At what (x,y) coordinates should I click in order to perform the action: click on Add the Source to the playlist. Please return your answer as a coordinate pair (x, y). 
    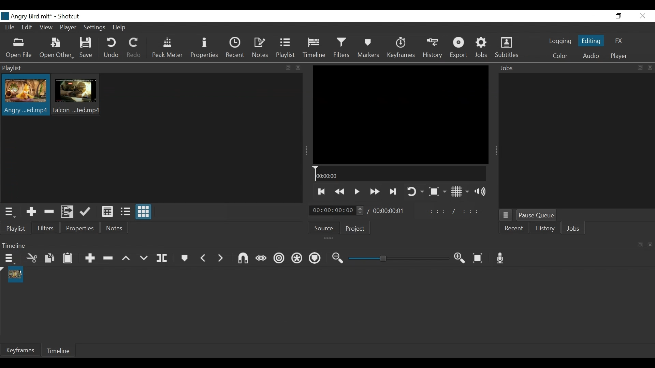
    Looking at the image, I should click on (30, 212).